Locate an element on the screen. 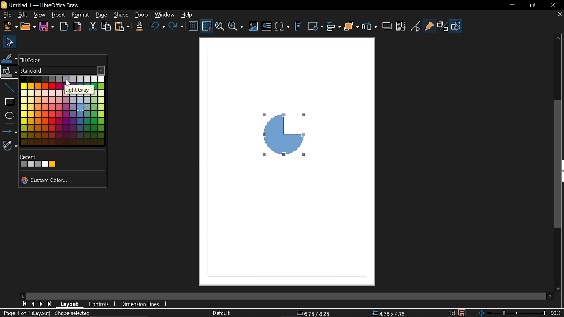  Insert image is located at coordinates (253, 26).